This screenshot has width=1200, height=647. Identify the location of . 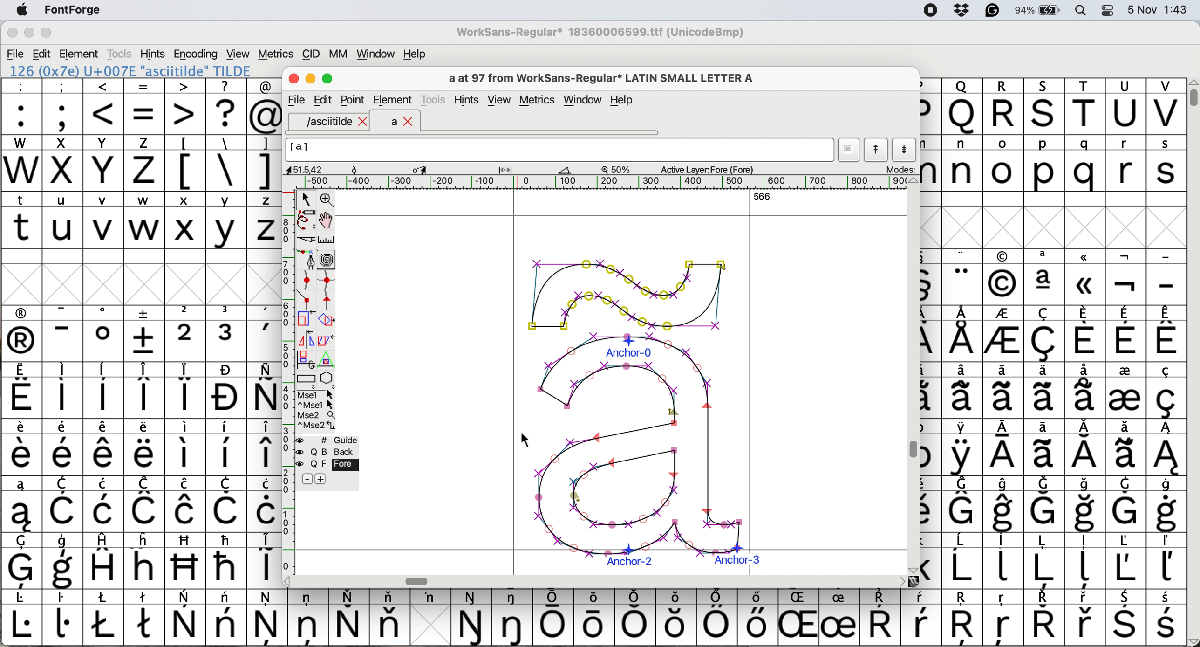
(964, 619).